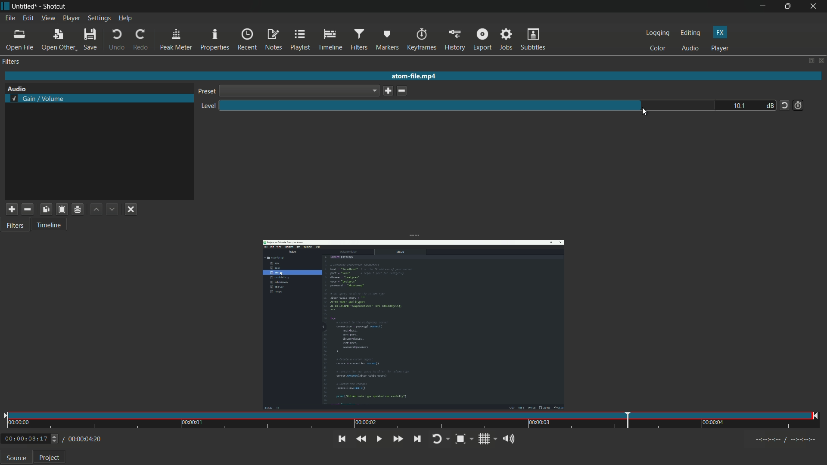 Image resolution: width=827 pixels, height=465 pixels. I want to click on copy checked filters, so click(46, 210).